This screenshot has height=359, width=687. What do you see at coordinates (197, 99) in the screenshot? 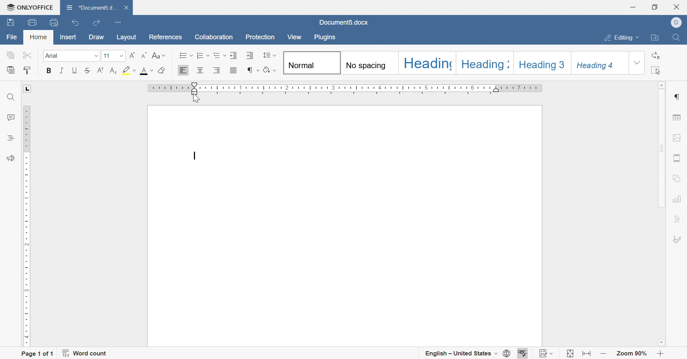
I see `cursor` at bounding box center [197, 99].